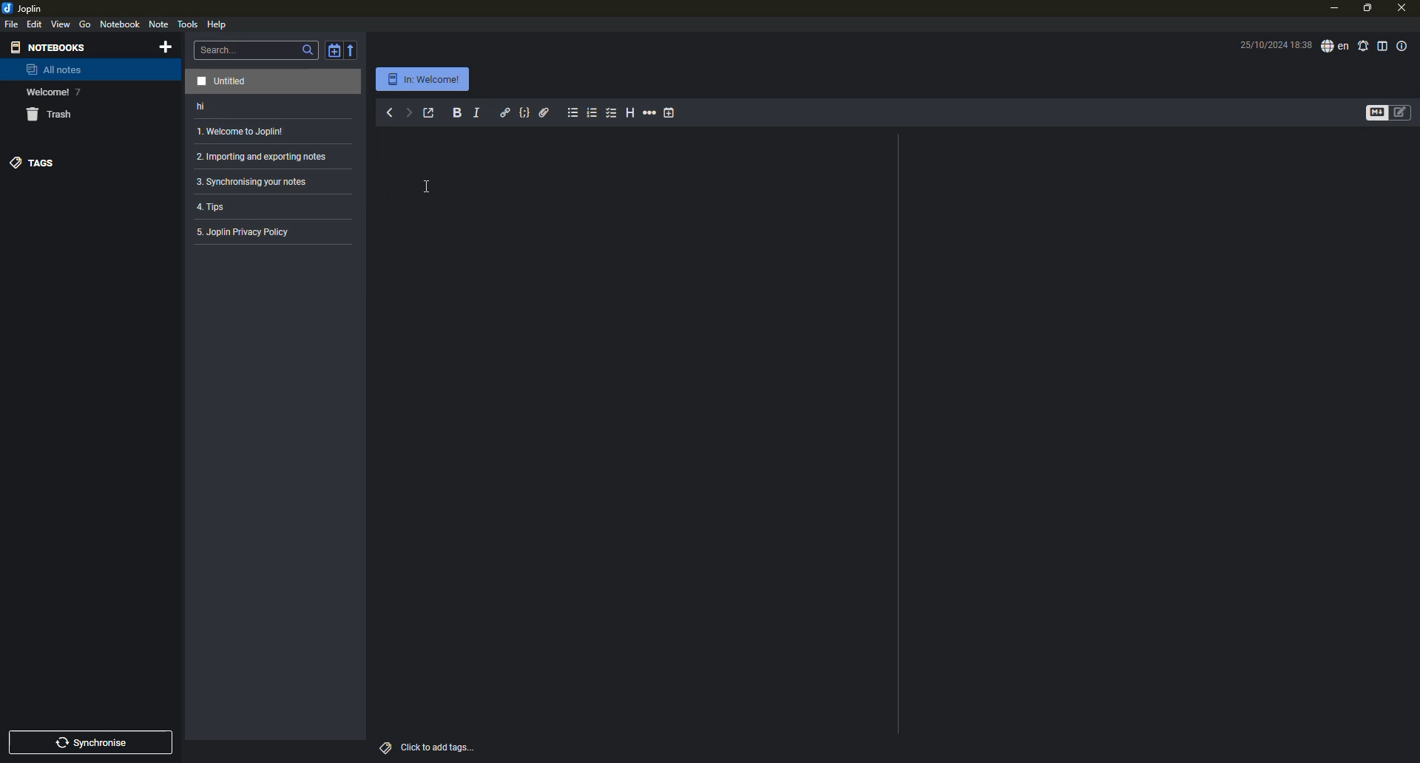  What do you see at coordinates (223, 208) in the screenshot?
I see `4. Tips` at bounding box center [223, 208].